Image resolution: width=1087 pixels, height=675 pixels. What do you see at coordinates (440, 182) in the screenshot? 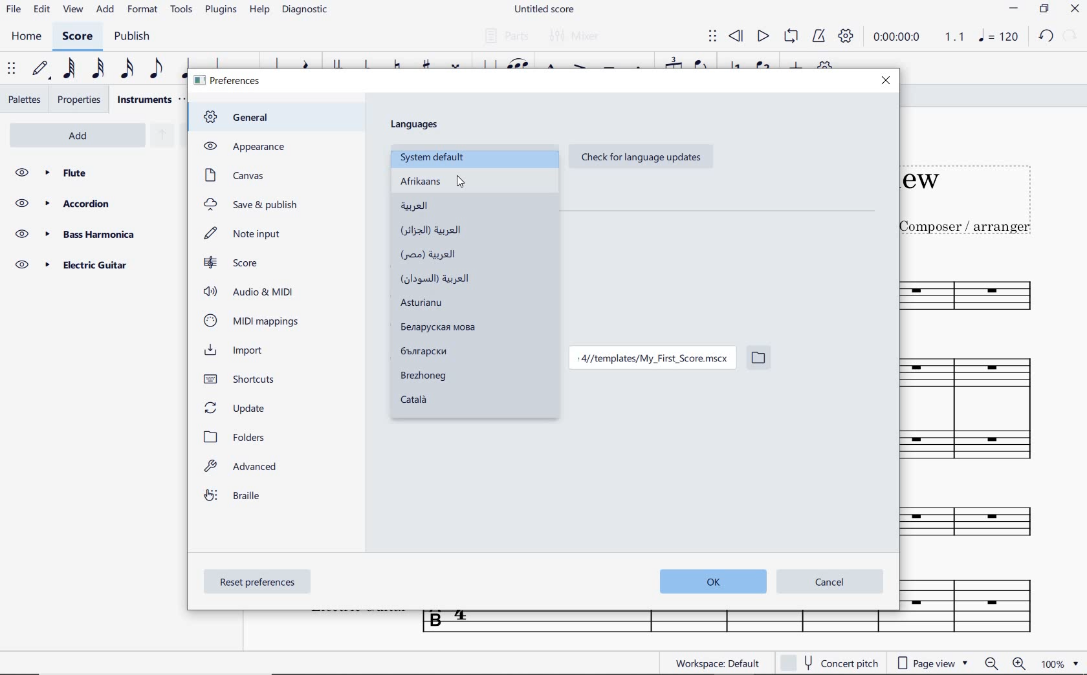
I see `afrikaans` at bounding box center [440, 182].